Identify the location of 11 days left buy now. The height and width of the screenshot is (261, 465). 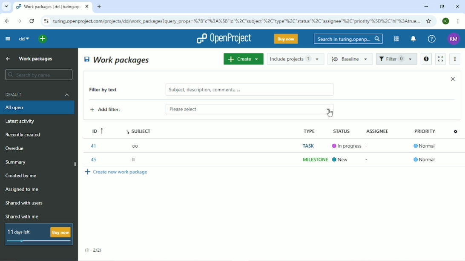
(38, 234).